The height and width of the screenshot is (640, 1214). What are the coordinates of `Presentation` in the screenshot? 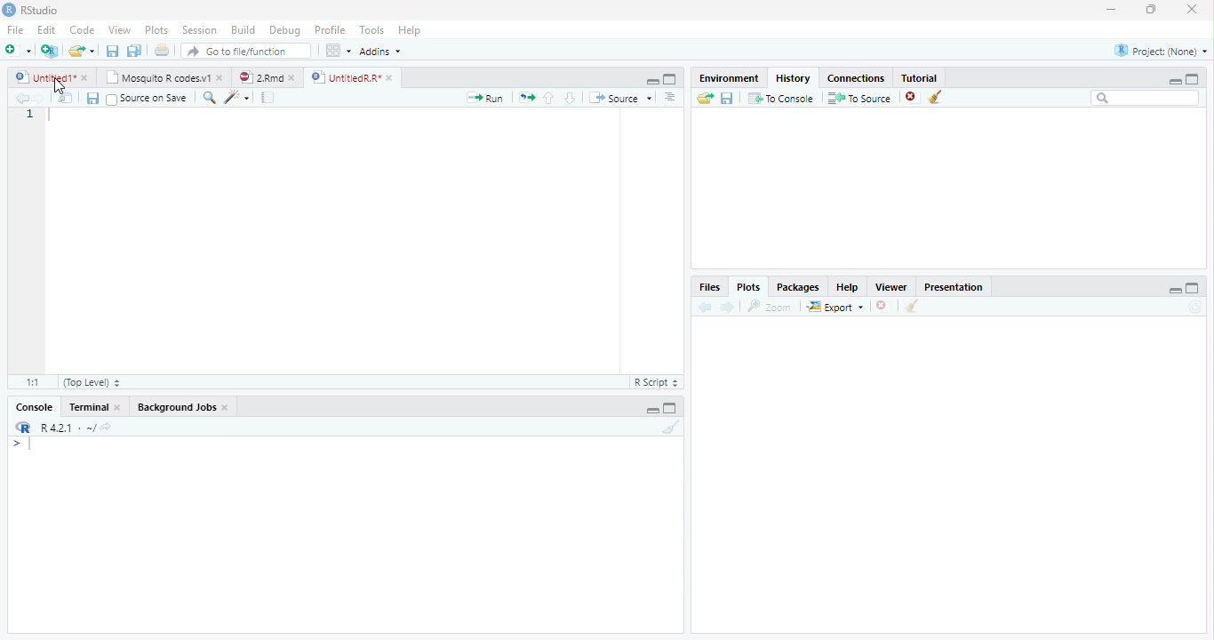 It's located at (954, 288).